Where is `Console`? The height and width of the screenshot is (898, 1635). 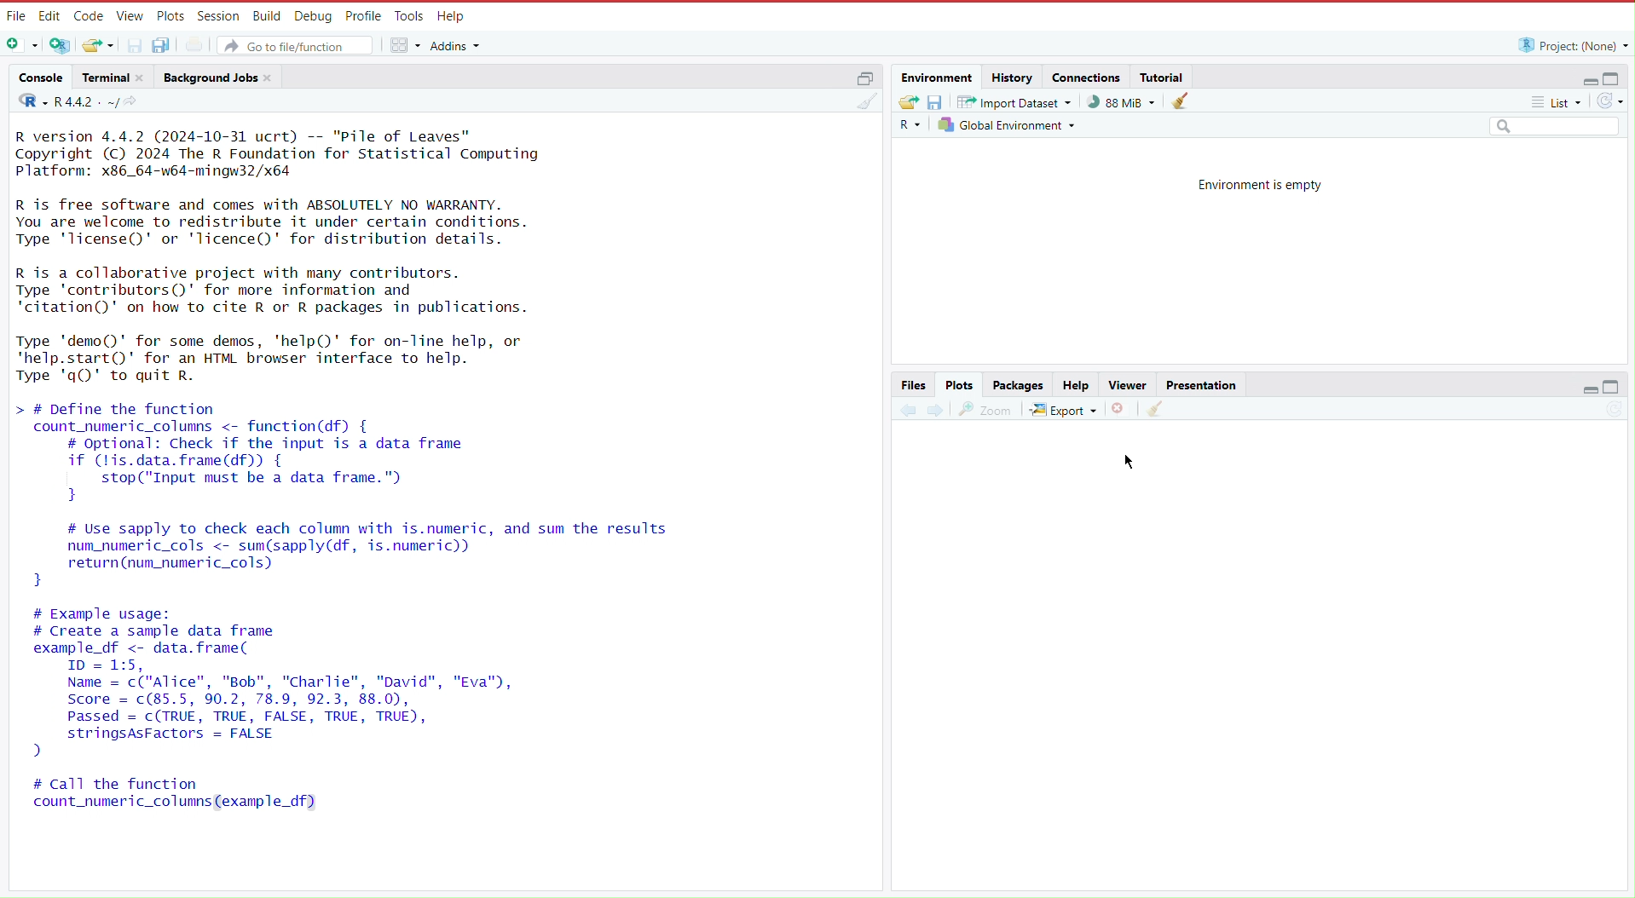
Console is located at coordinates (41, 79).